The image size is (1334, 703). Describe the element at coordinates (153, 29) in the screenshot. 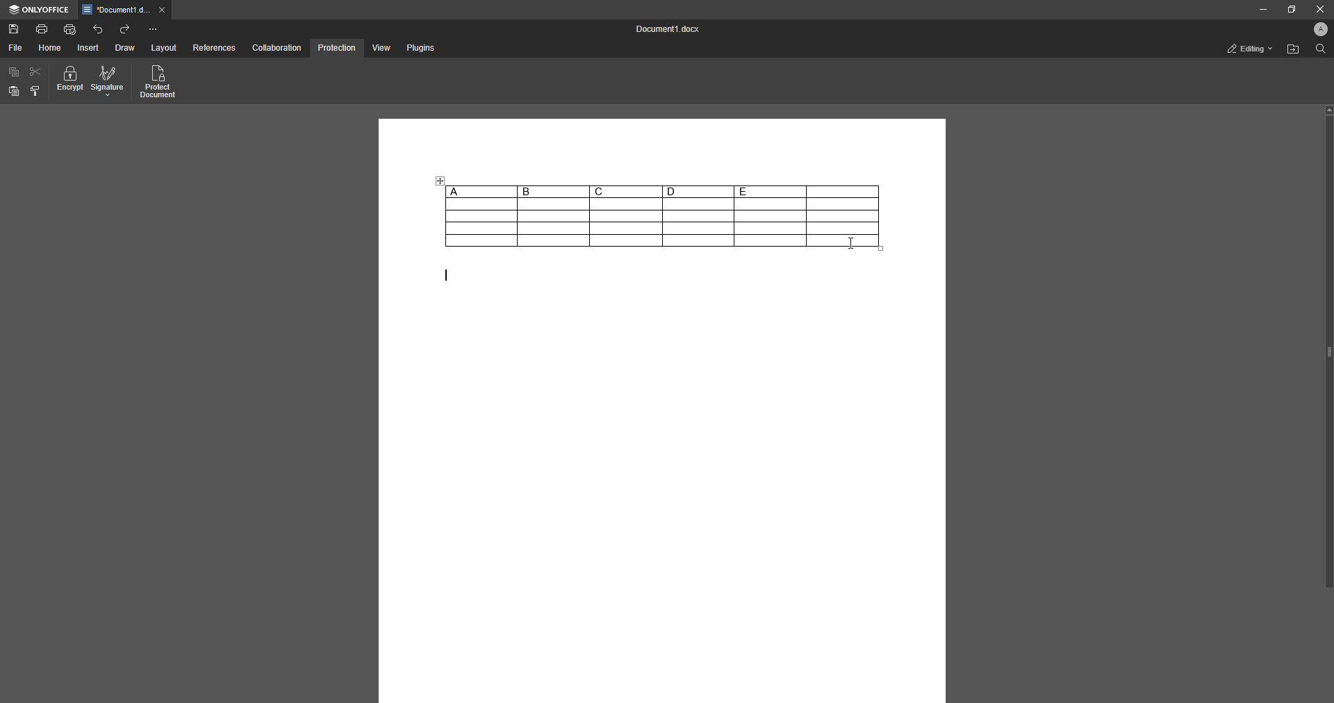

I see `Options` at that location.